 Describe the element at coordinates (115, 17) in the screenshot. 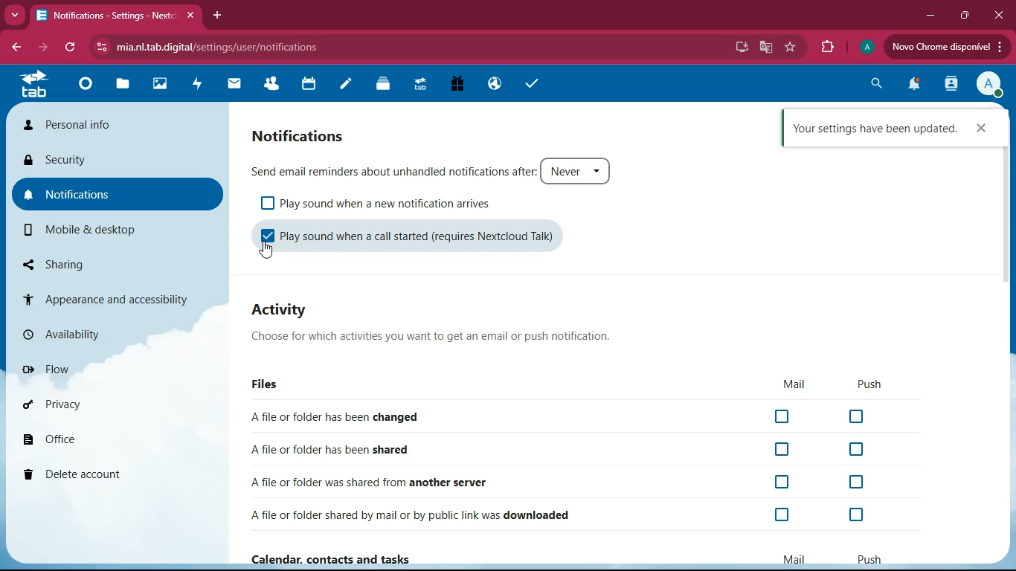

I see `tab` at that location.